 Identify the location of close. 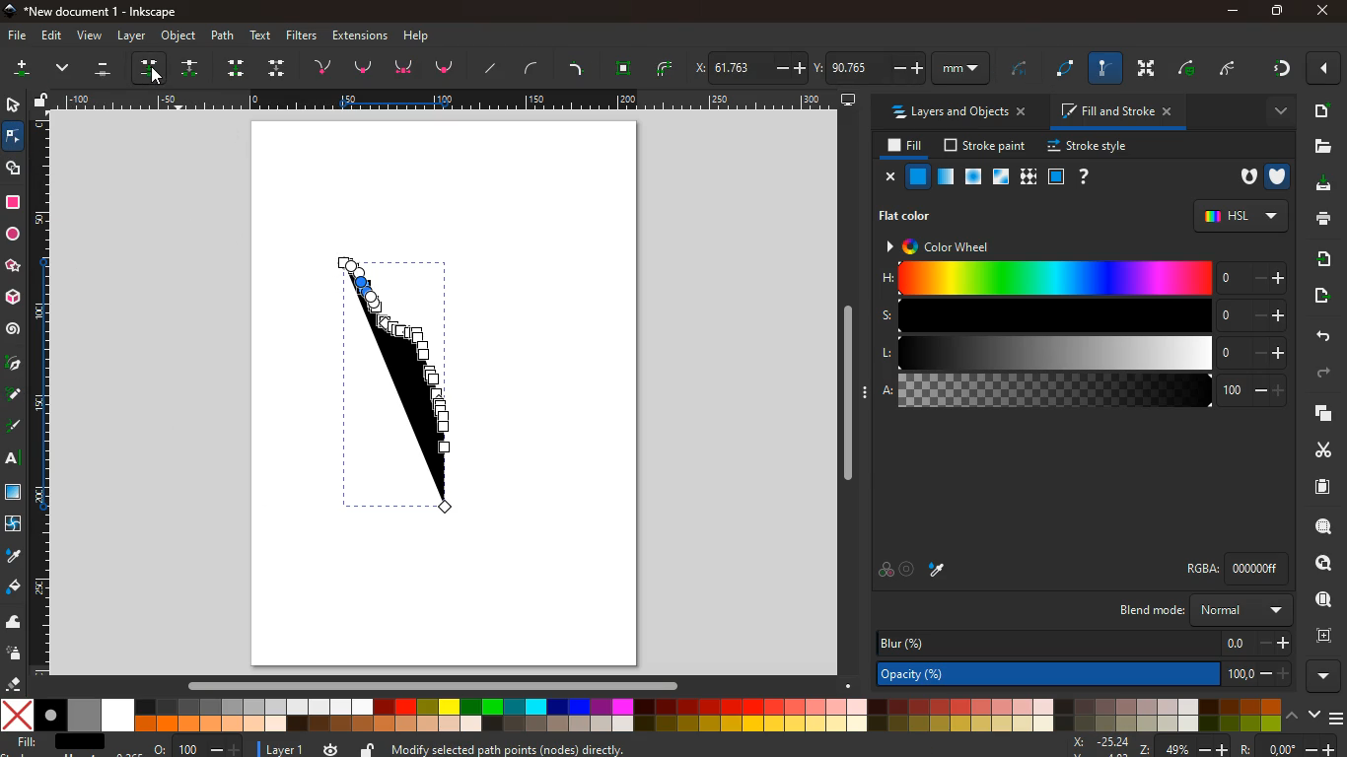
(1326, 69).